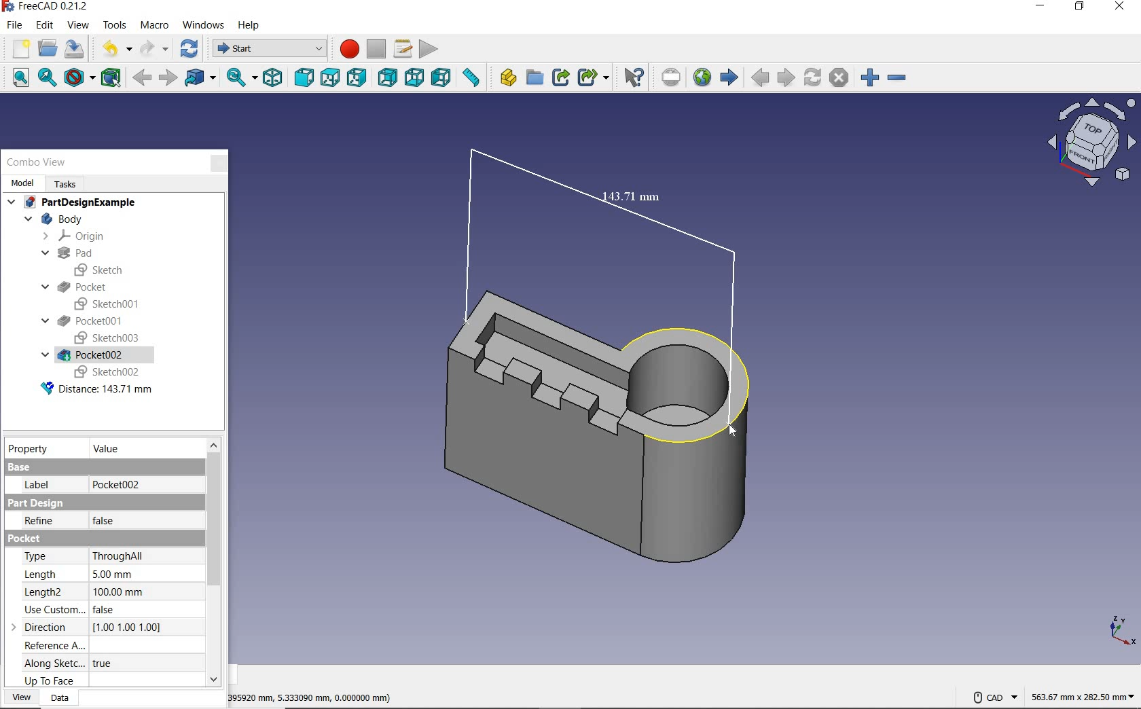 Image resolution: width=1141 pixels, height=709 pixels. What do you see at coordinates (534, 79) in the screenshot?
I see `create group` at bounding box center [534, 79].